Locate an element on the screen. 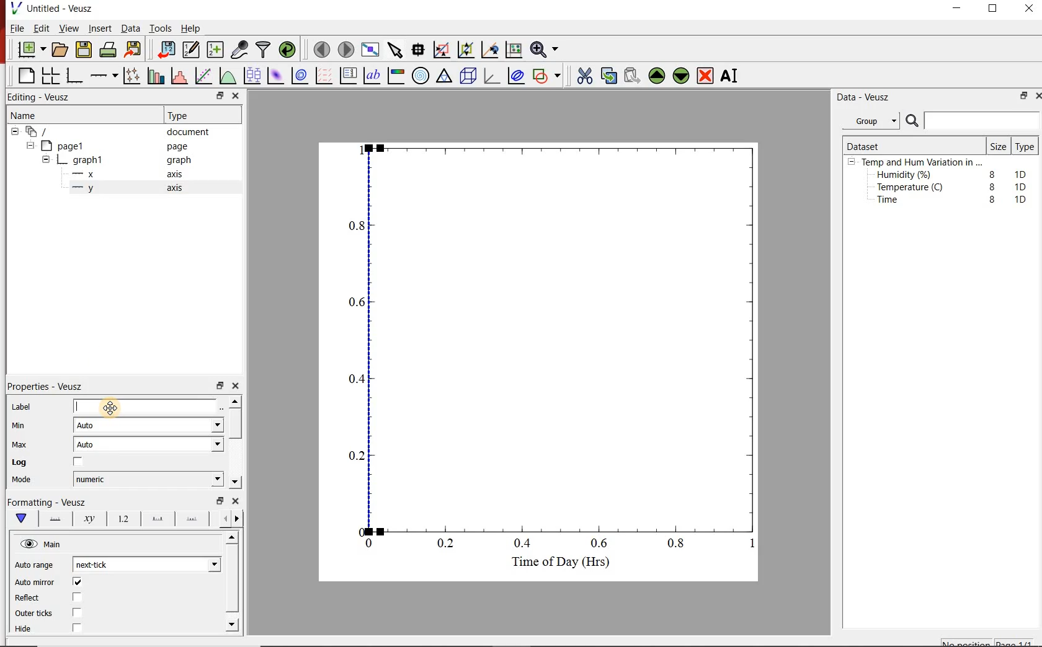 Image resolution: width=1042 pixels, height=647 pixels. plot covariance ellipses is located at coordinates (519, 78).